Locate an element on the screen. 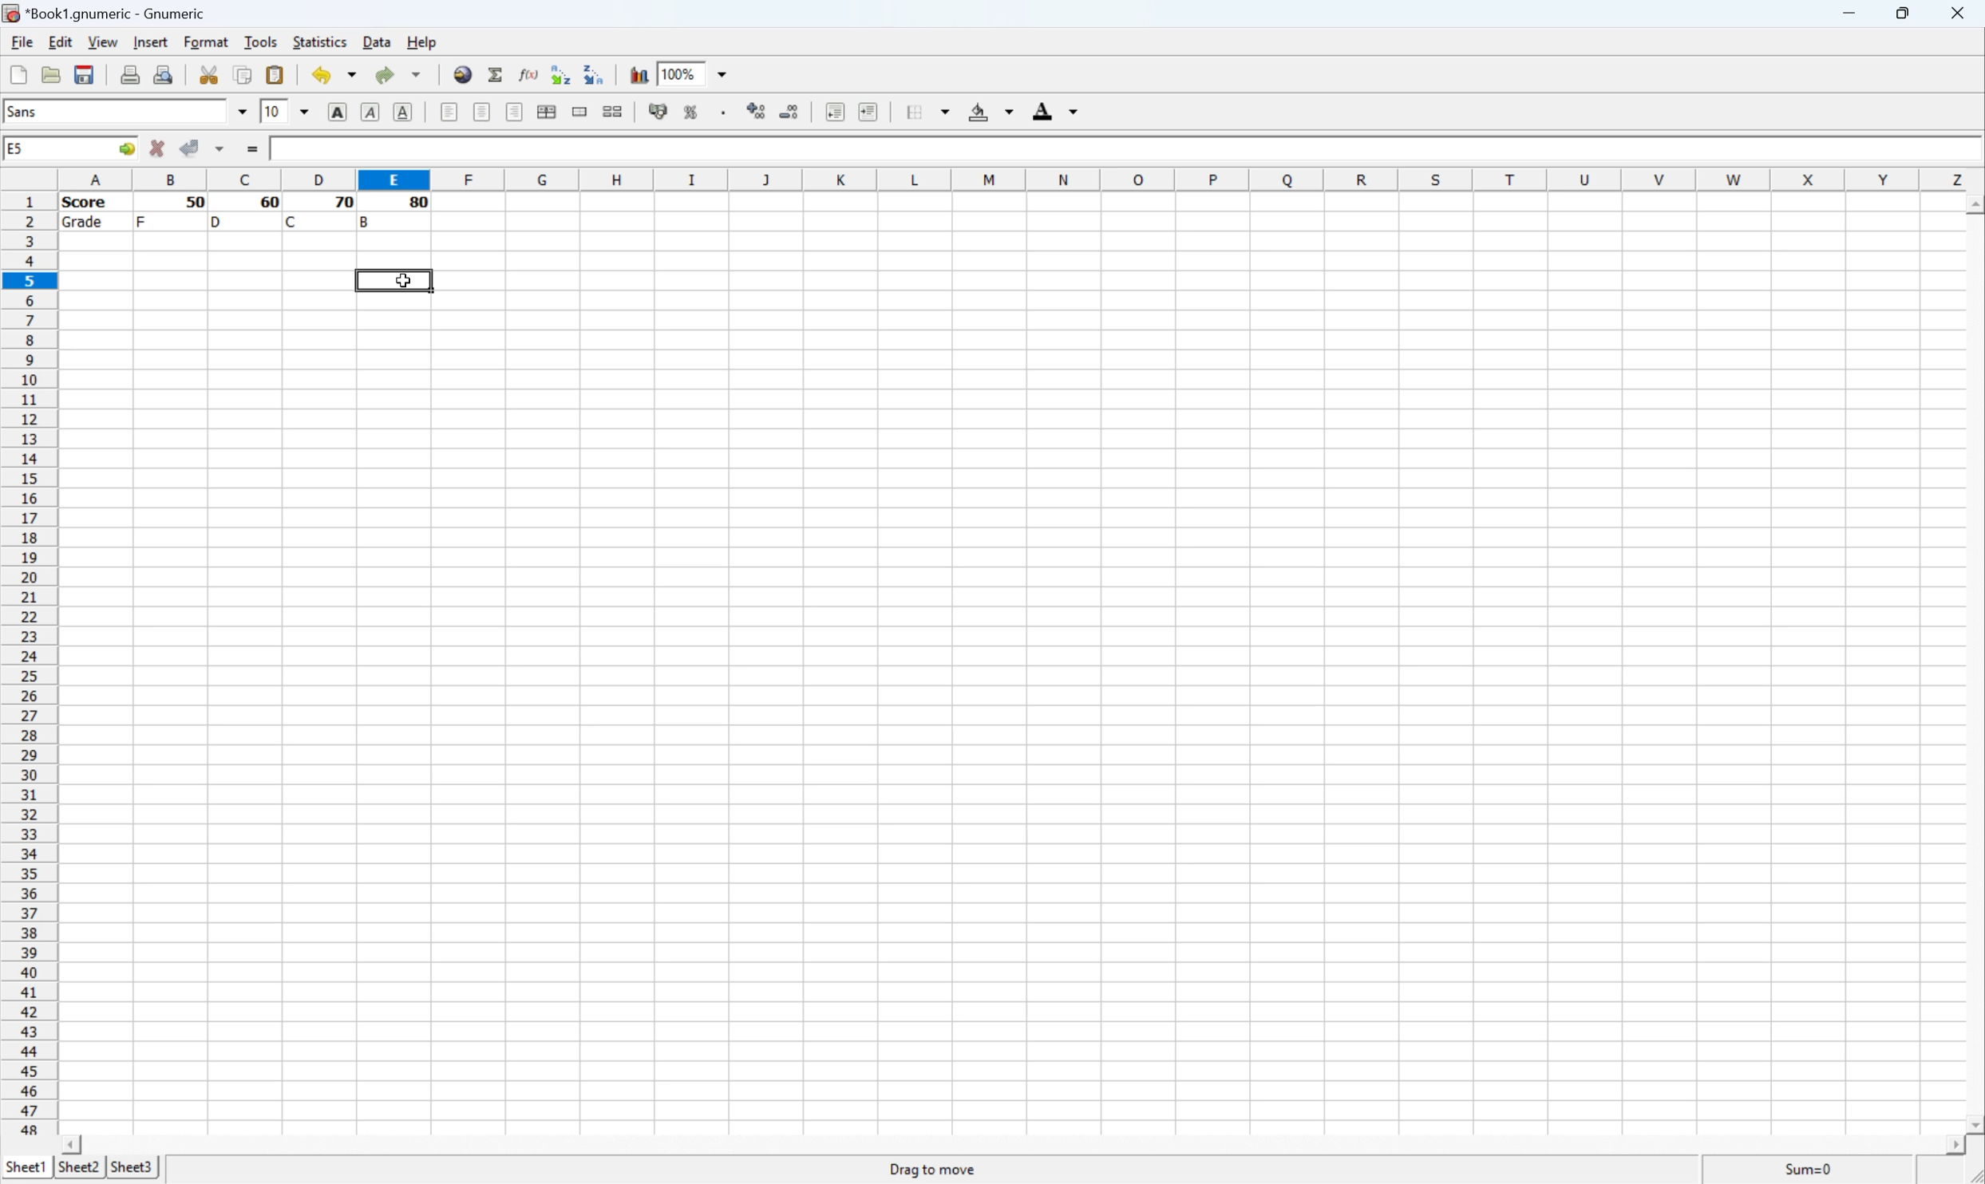  Cancel change is located at coordinates (161, 150).